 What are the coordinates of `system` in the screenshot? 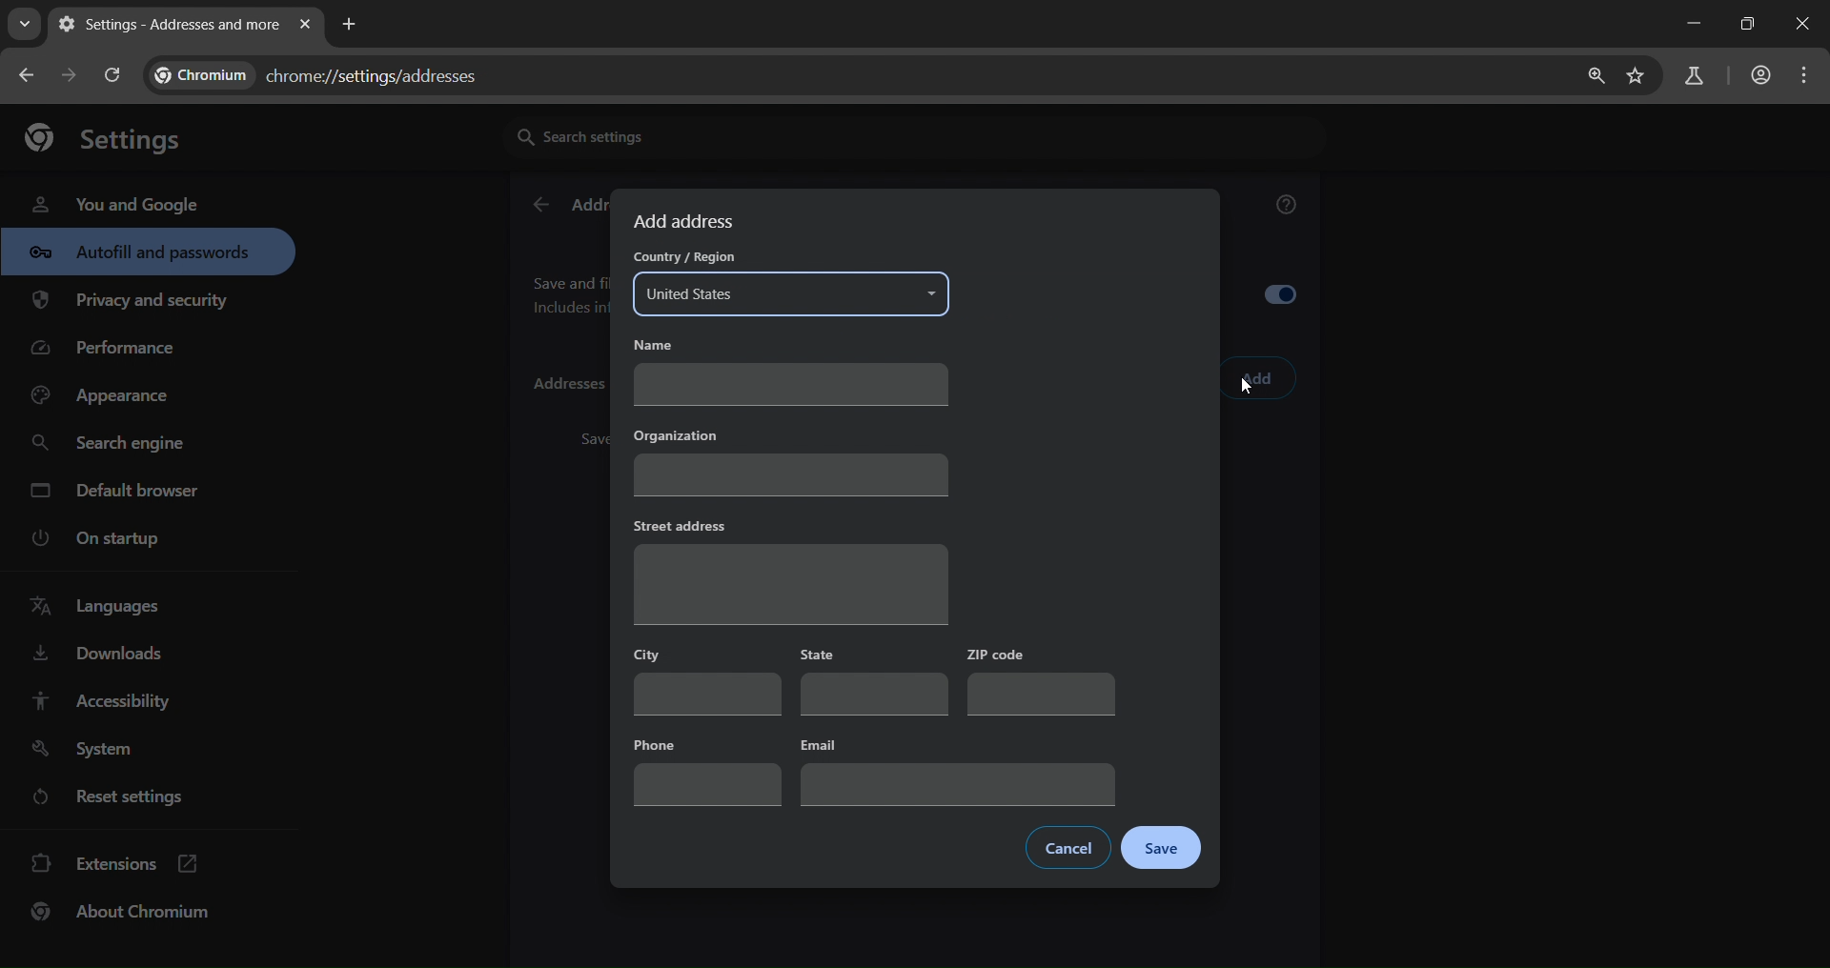 It's located at (87, 750).